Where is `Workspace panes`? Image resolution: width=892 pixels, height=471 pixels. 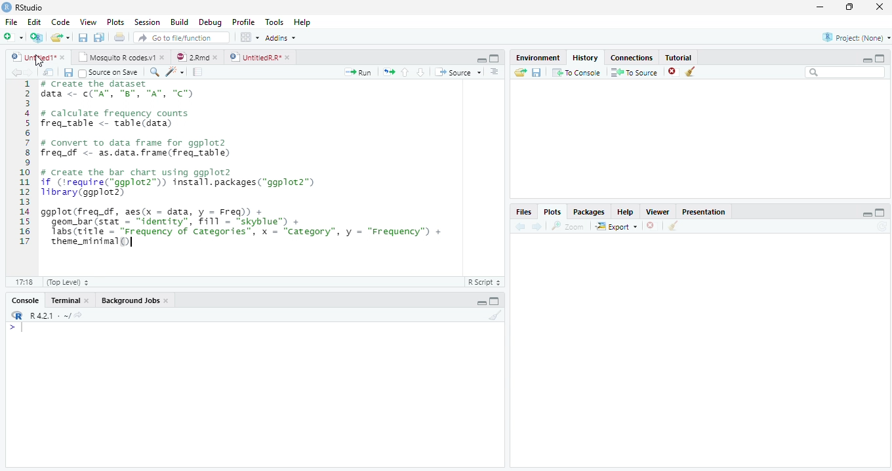
Workspace panes is located at coordinates (248, 37).